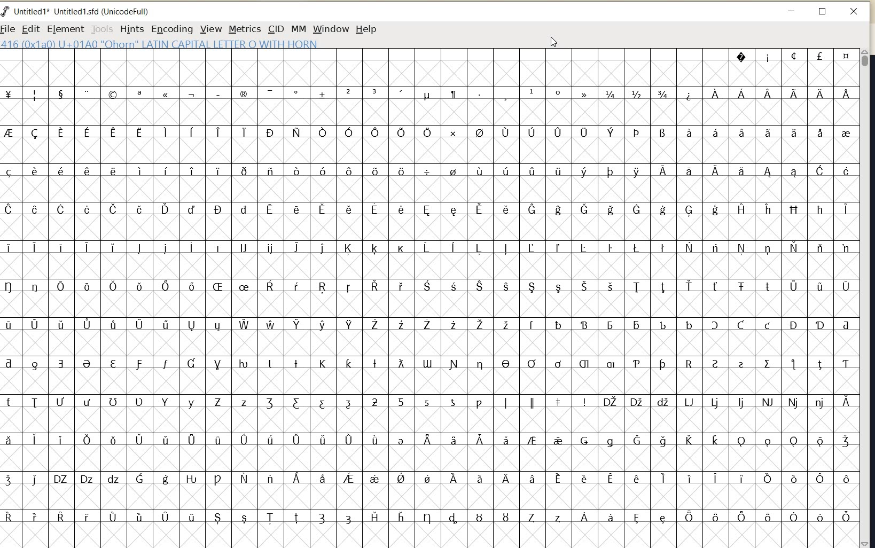  Describe the element at coordinates (81, 11) in the screenshot. I see `FONT NAME` at that location.